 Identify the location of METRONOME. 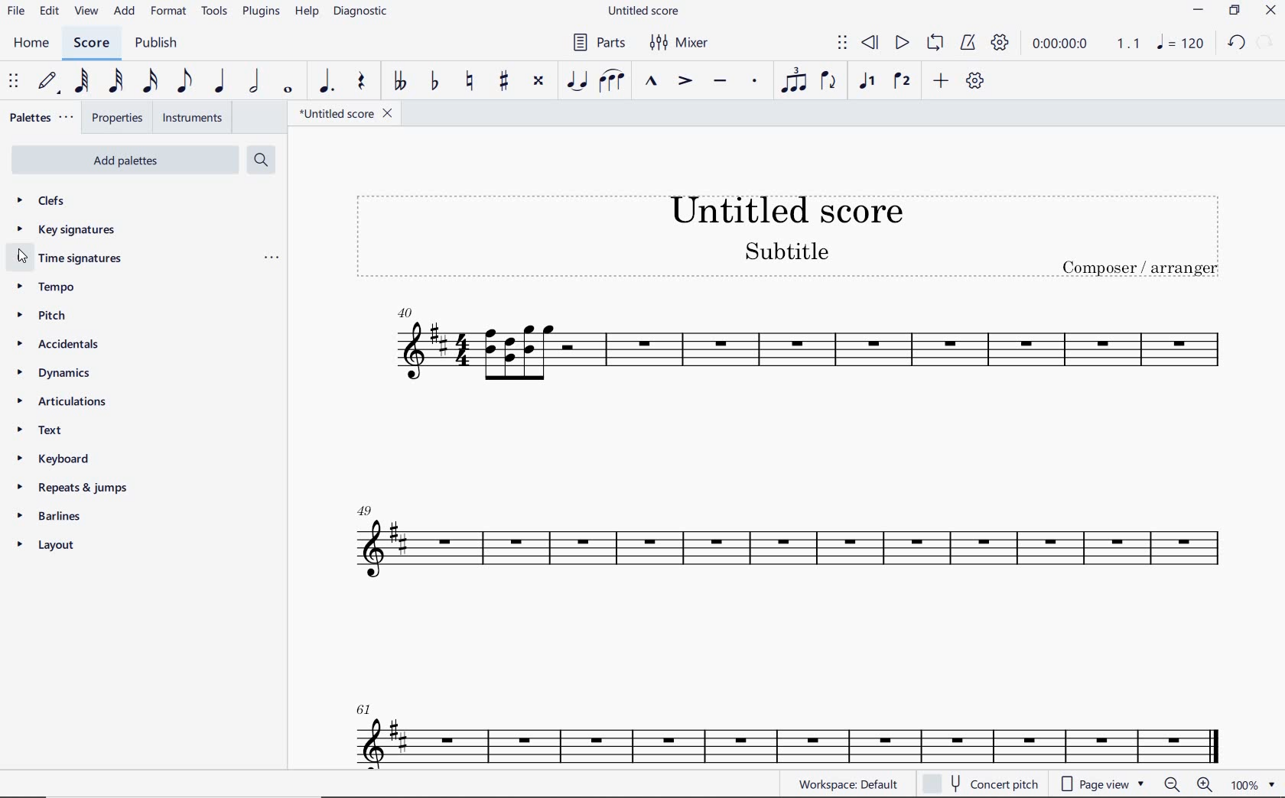
(968, 44).